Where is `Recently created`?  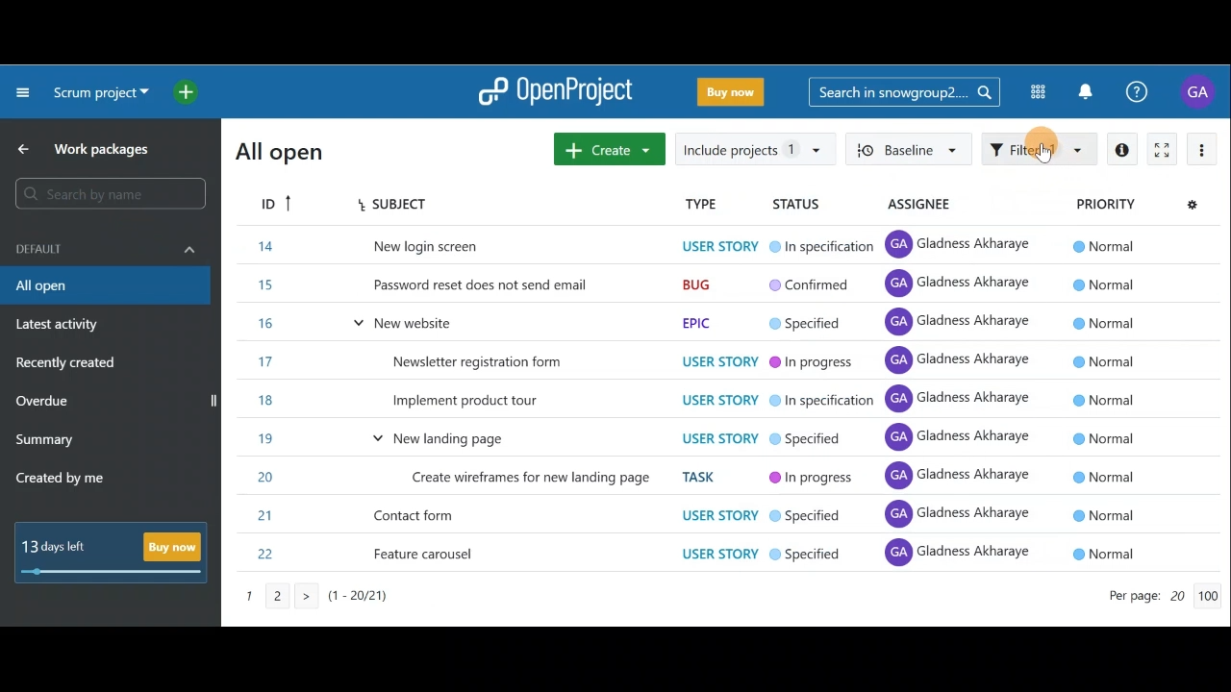
Recently created is located at coordinates (68, 365).